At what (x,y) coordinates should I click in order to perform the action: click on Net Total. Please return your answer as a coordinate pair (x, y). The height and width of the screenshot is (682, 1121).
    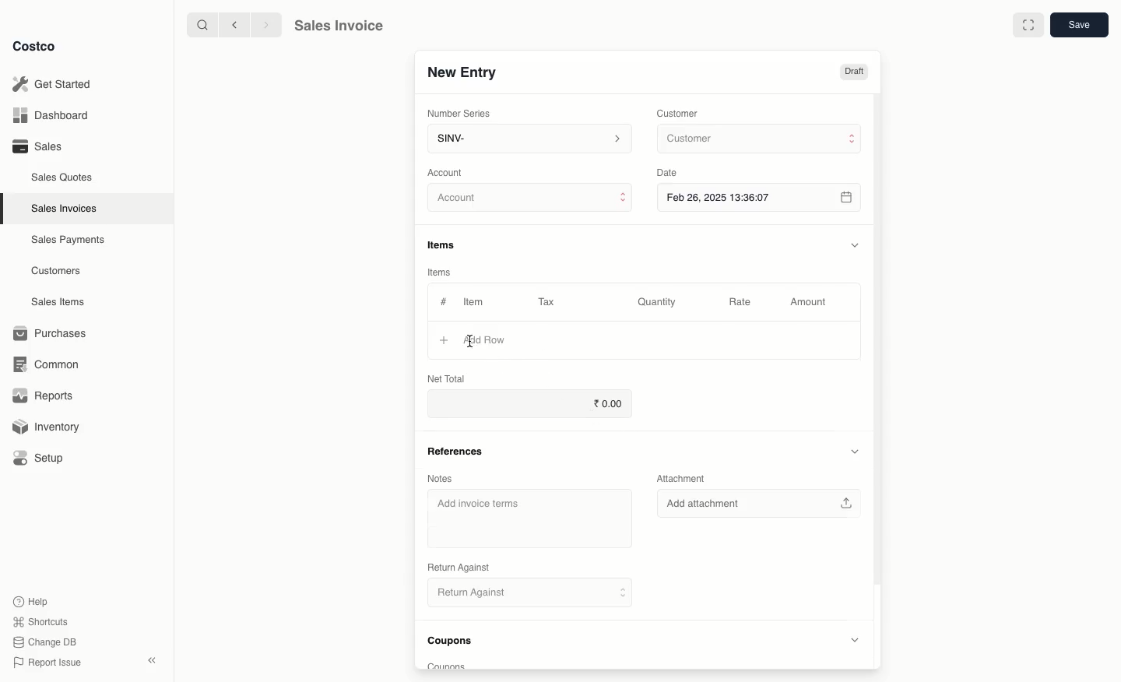
    Looking at the image, I should click on (445, 378).